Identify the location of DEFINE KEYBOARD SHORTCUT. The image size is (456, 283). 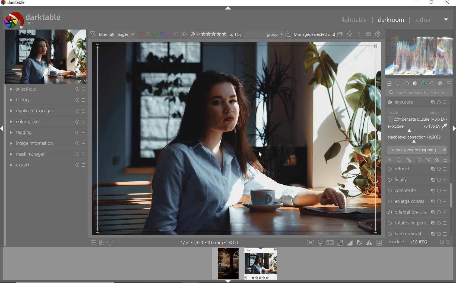
(369, 35).